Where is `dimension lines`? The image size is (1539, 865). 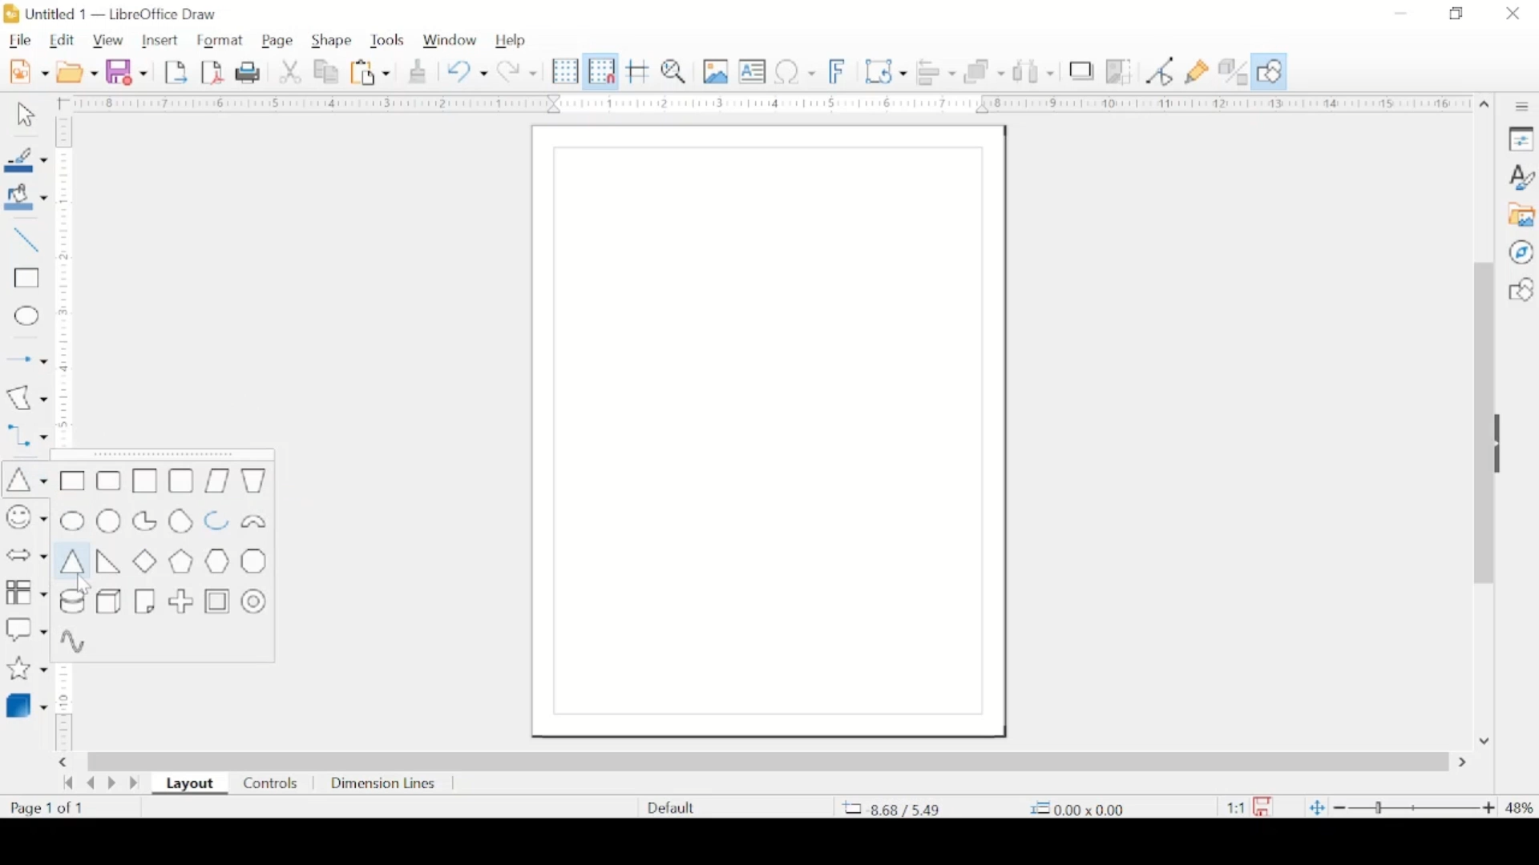
dimension lines is located at coordinates (386, 784).